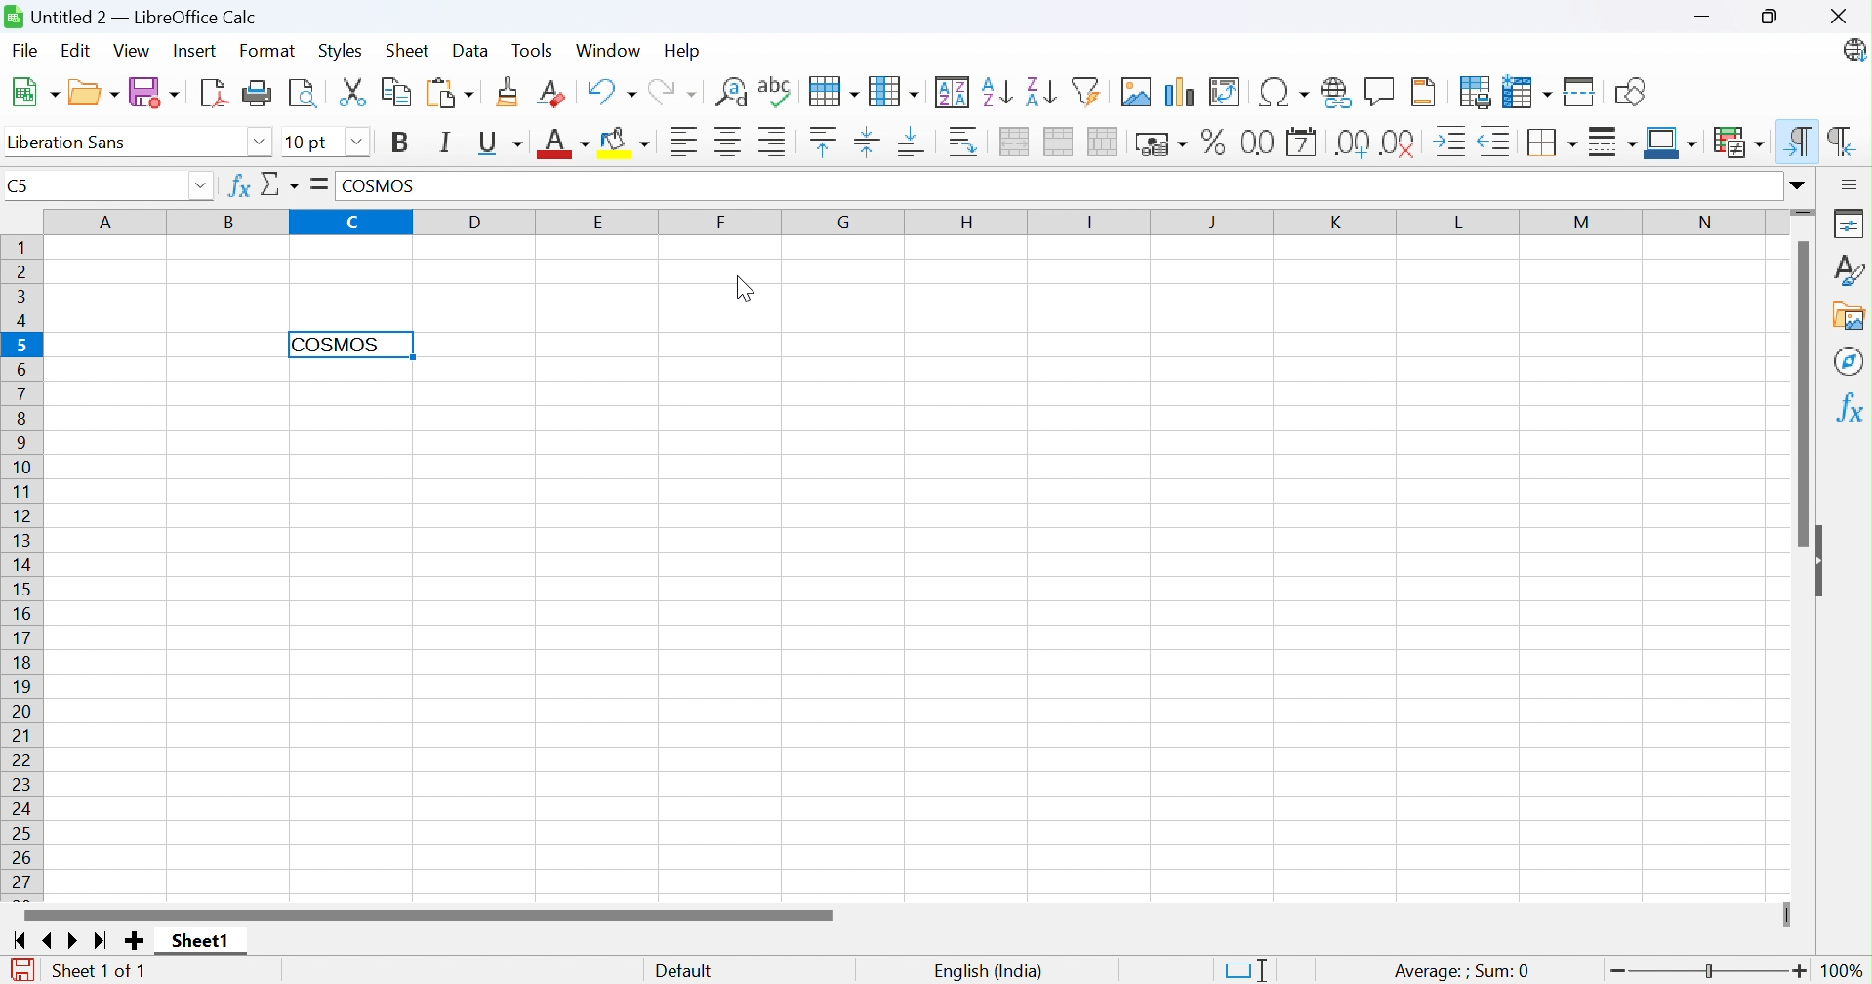  I want to click on Styles, so click(341, 52).